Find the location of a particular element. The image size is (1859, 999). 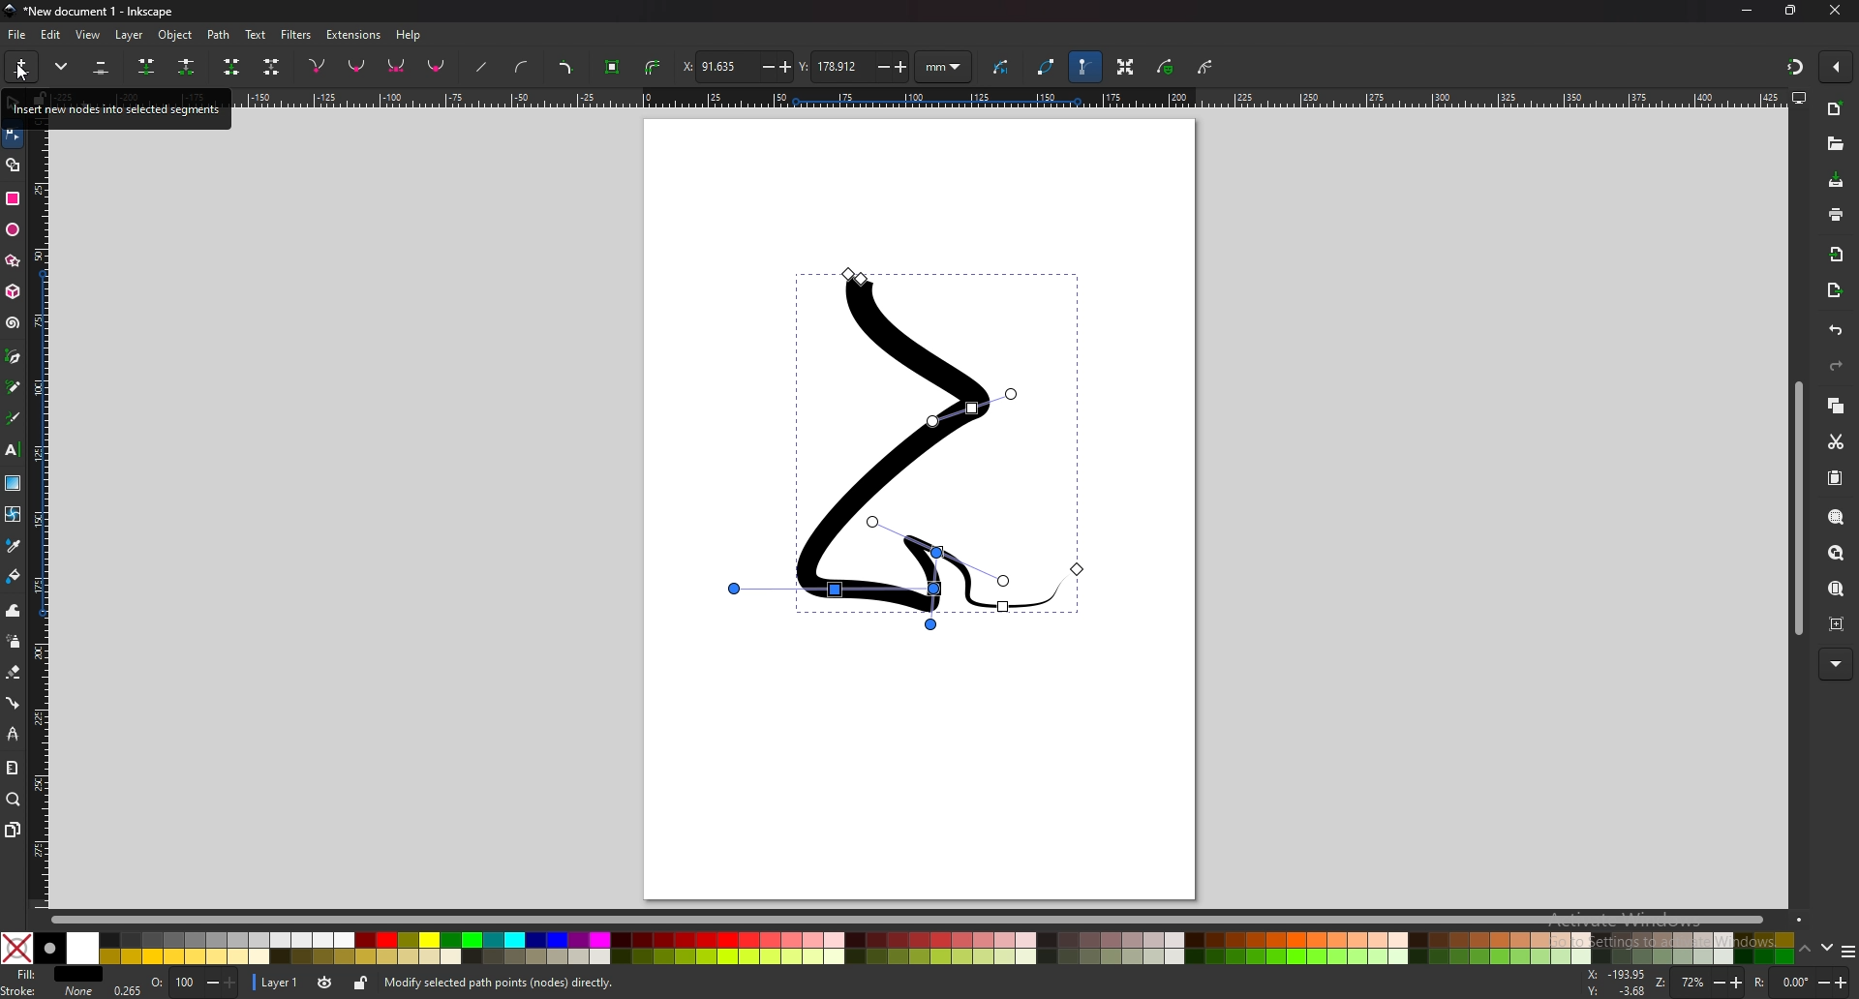

resize is located at coordinates (1793, 12).